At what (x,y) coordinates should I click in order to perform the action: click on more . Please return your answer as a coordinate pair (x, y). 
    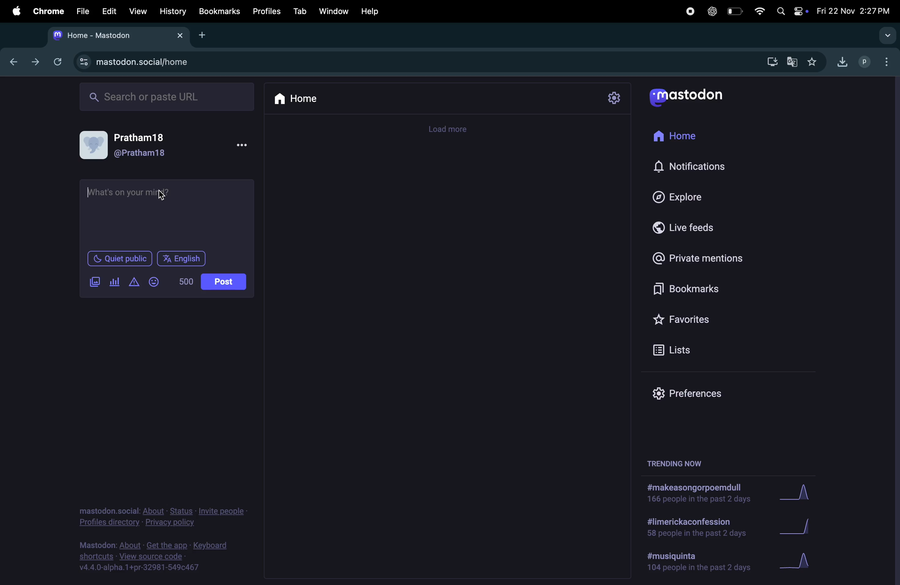
    Looking at the image, I should click on (244, 146).